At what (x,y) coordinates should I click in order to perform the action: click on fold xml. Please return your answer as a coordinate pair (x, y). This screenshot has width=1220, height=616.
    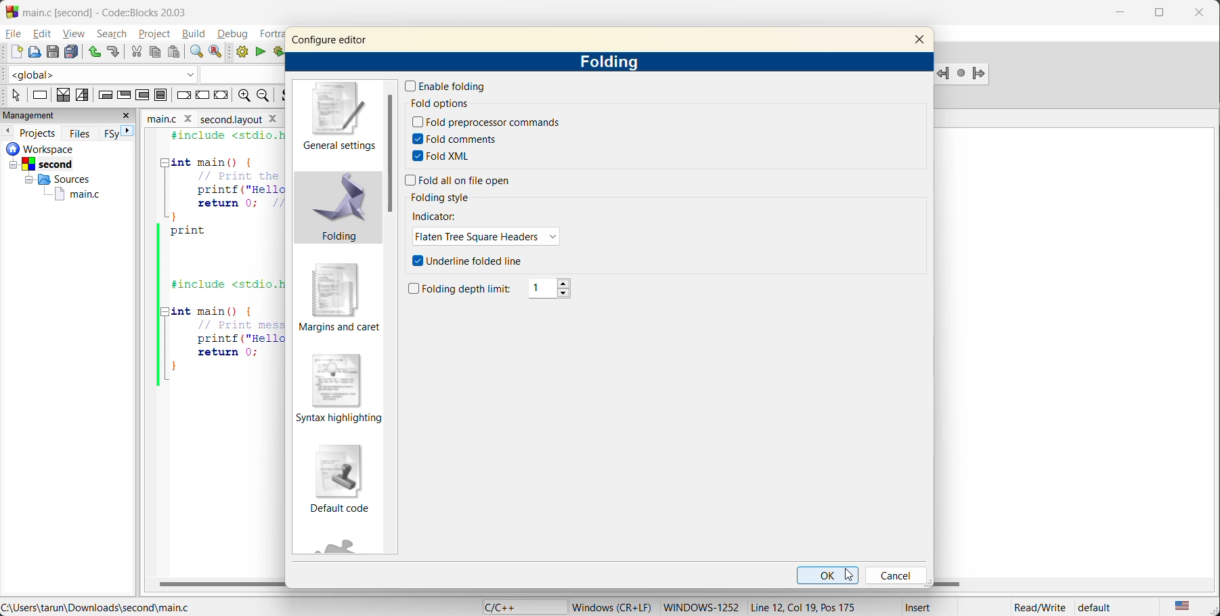
    Looking at the image, I should click on (448, 156).